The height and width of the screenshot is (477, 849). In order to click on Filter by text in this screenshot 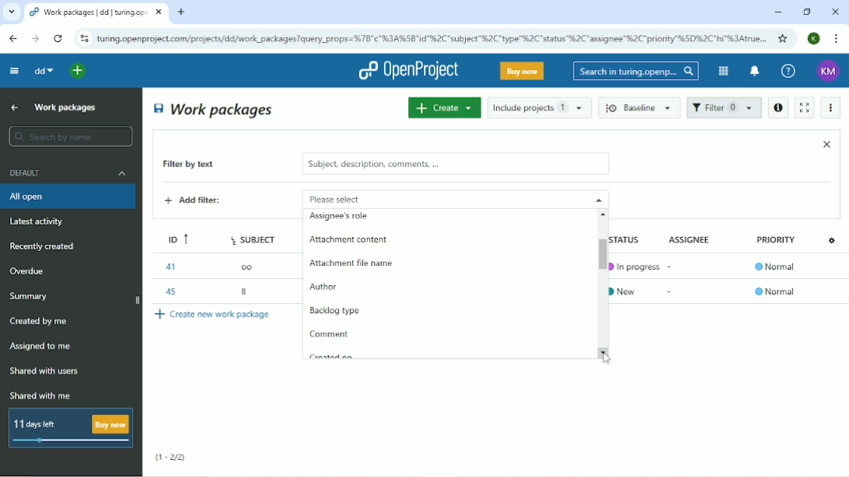, I will do `click(200, 165)`.